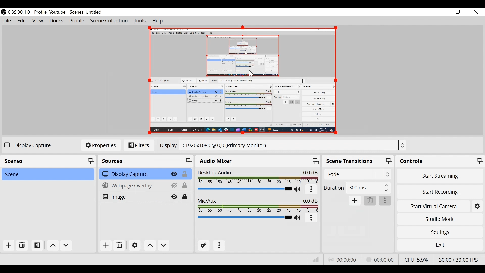 This screenshot has height=273, width=485. I want to click on CPU Usage, so click(416, 260).